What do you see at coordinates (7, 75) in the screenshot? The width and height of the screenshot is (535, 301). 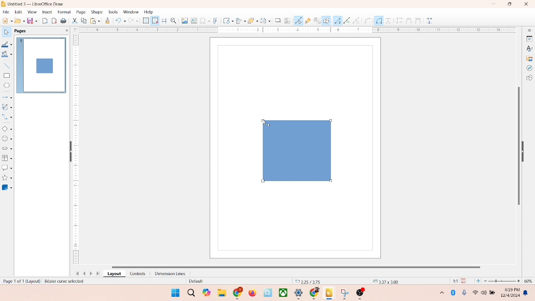 I see `rectangle` at bounding box center [7, 75].